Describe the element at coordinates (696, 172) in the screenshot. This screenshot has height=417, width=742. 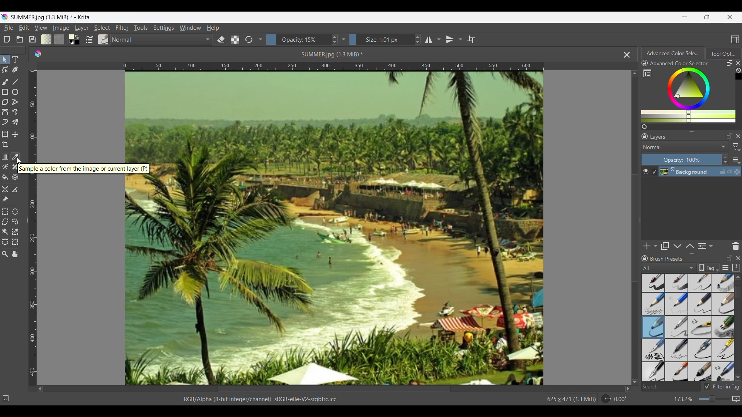
I see `Background` at that location.